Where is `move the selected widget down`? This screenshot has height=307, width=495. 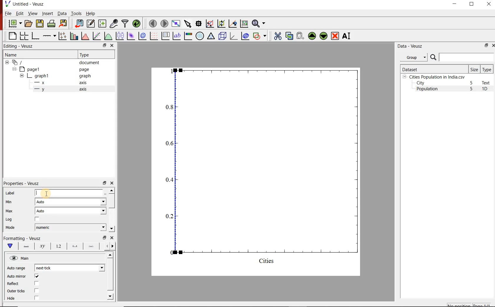 move the selected widget down is located at coordinates (324, 36).